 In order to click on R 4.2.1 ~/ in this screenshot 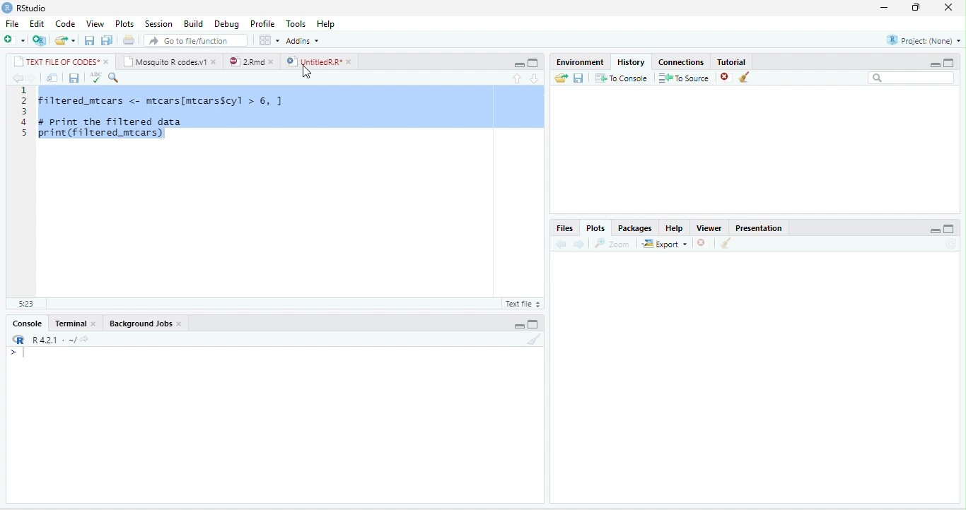, I will do `click(52, 340)`.